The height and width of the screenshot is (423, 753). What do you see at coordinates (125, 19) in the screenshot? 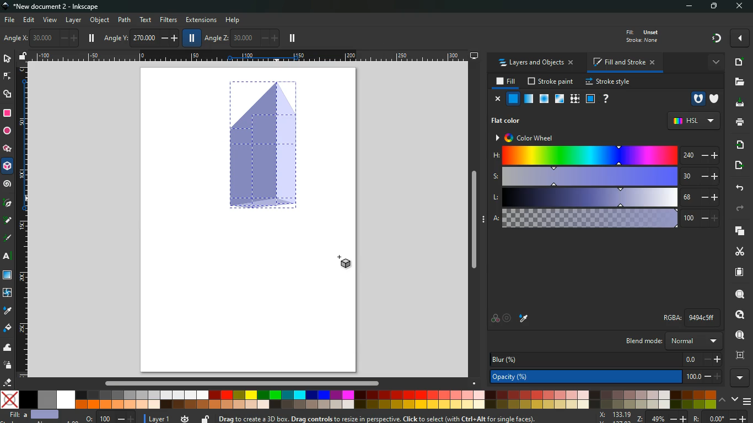
I see `path` at bounding box center [125, 19].